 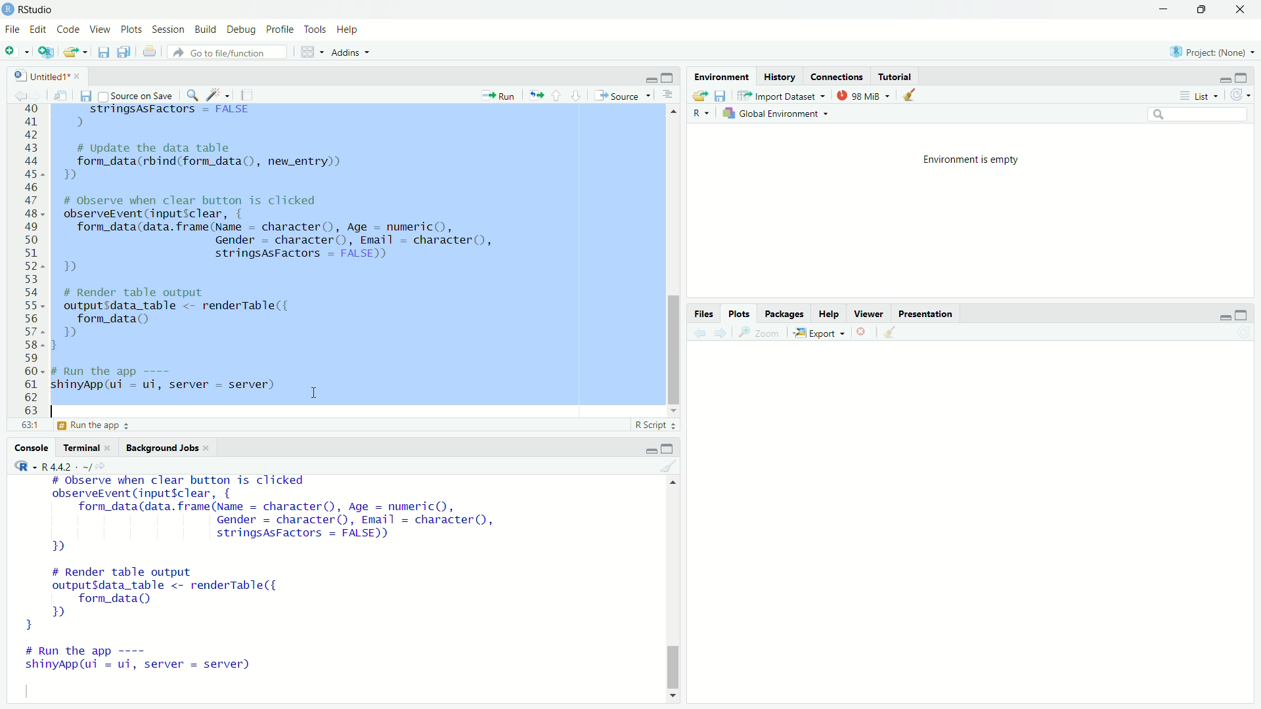 I want to click on environment, so click(x=720, y=75).